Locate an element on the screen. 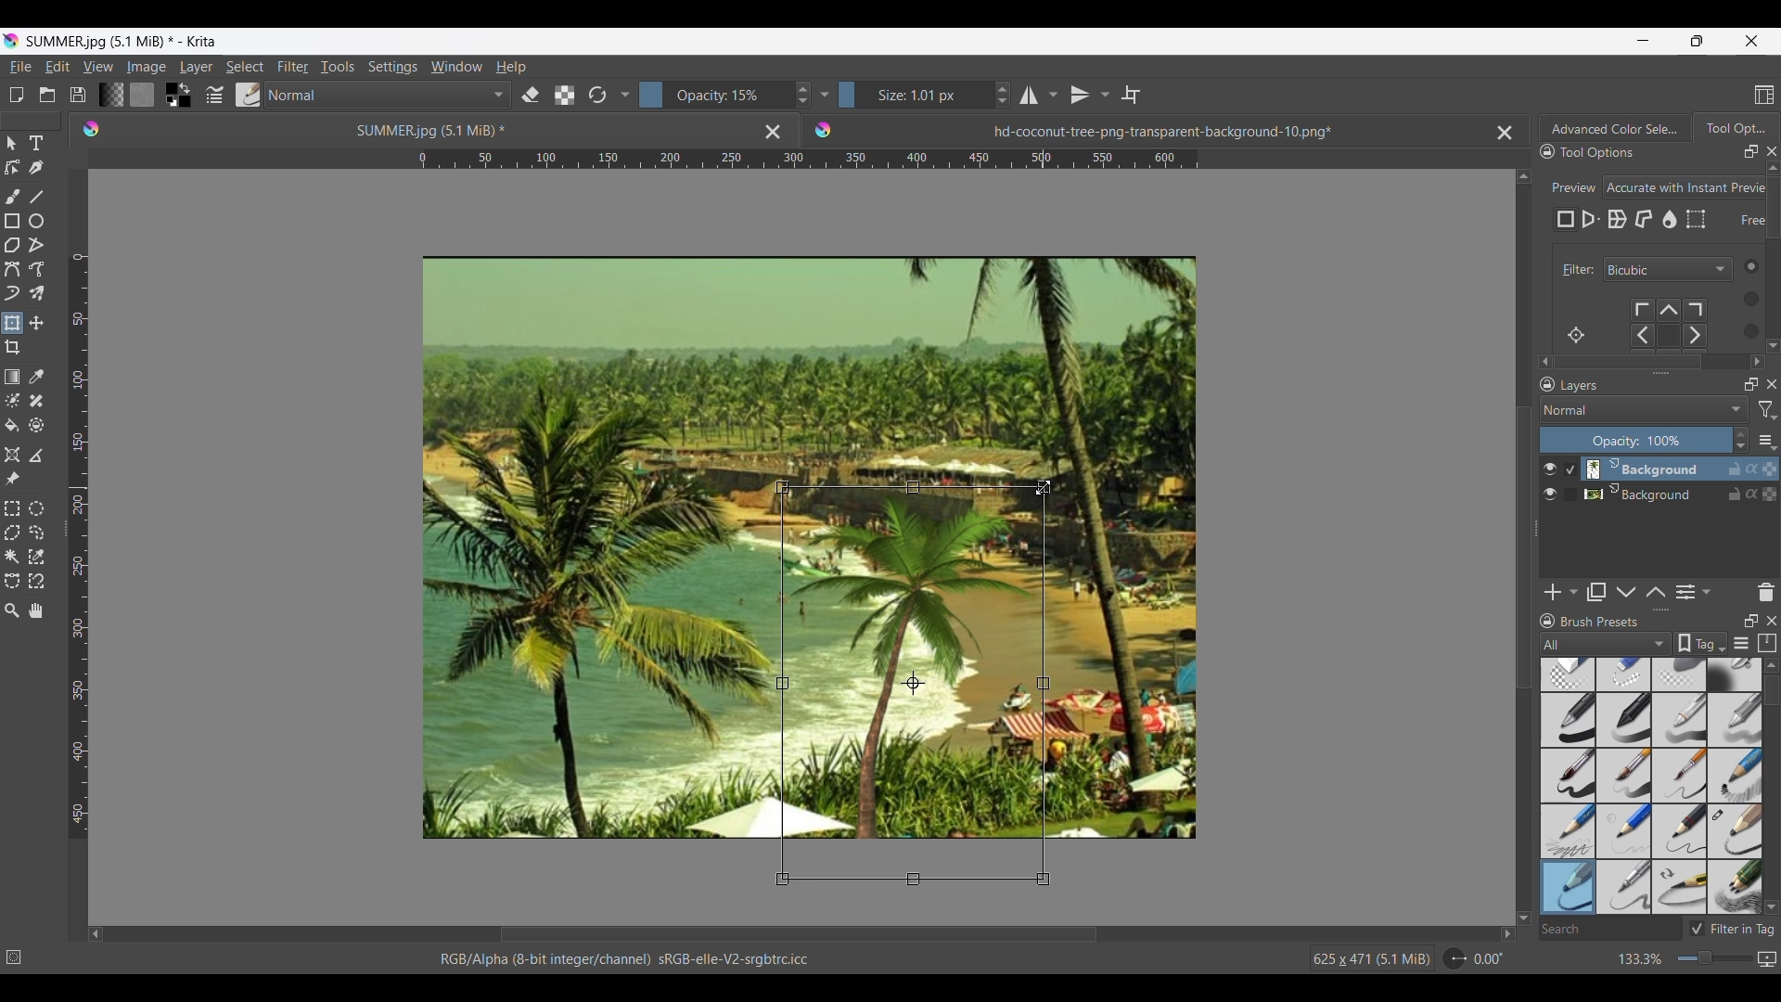 This screenshot has width=1781, height=1002. Quick vertical slide to bottom is located at coordinates (1773, 362).